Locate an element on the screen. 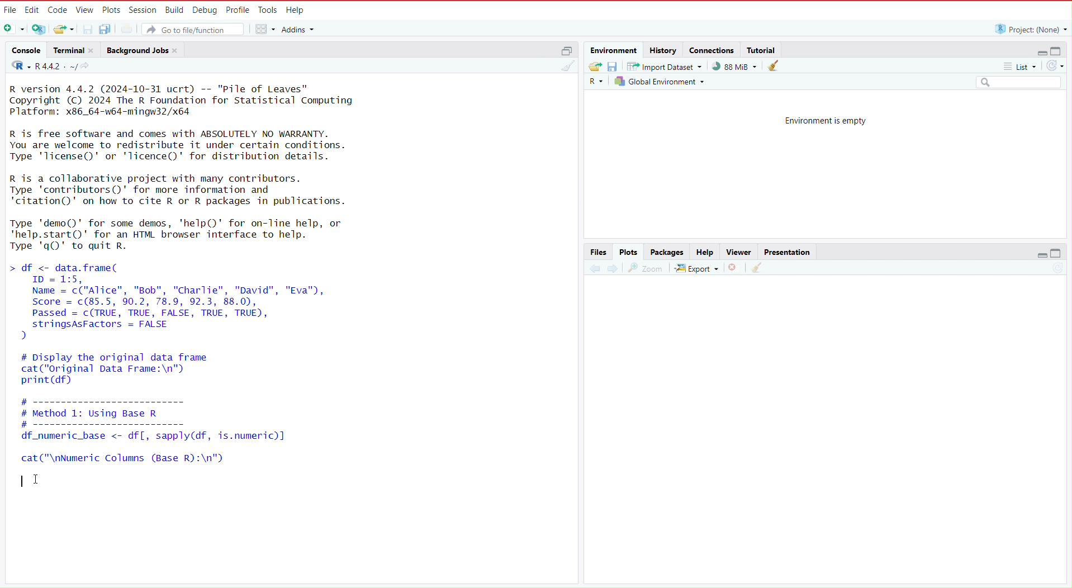 This screenshot has width=1072, height=588. R version 4.4.2 (2024-10-31 ucrt) -- "Pile of Leaves"
Copyright (C) 2024 The R Foundation for Statistical Computing
Platform: x86_64-w64-mingw32/x64 is located at coordinates (187, 99).